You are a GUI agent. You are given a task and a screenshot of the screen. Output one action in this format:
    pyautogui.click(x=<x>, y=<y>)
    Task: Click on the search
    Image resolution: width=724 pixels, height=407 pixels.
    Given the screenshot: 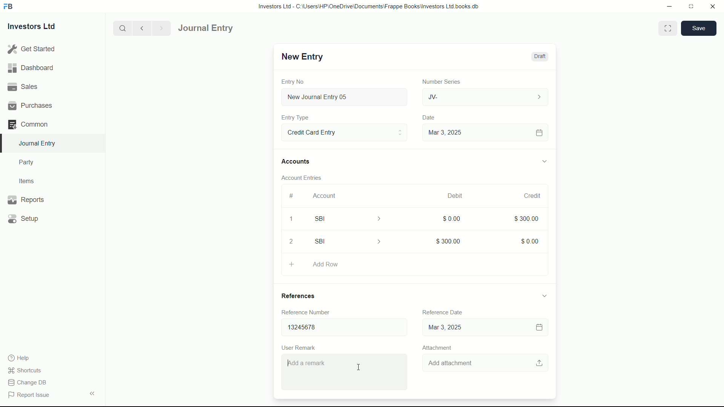 What is the action you would take?
    pyautogui.click(x=122, y=28)
    